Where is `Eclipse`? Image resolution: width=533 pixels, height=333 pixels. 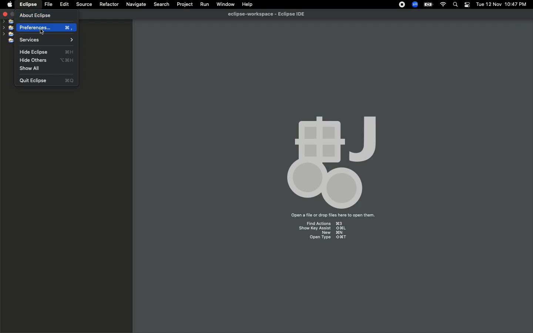
Eclipse is located at coordinates (29, 5).